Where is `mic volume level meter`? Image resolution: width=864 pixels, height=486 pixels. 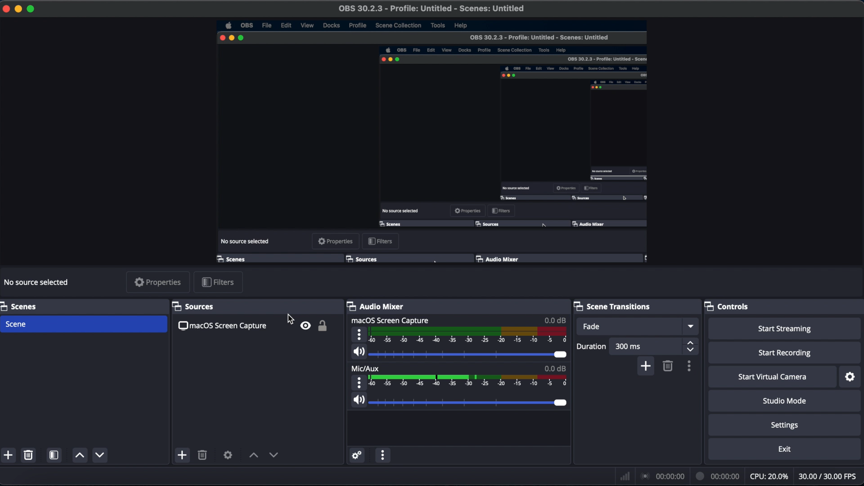 mic volume level meter is located at coordinates (468, 381).